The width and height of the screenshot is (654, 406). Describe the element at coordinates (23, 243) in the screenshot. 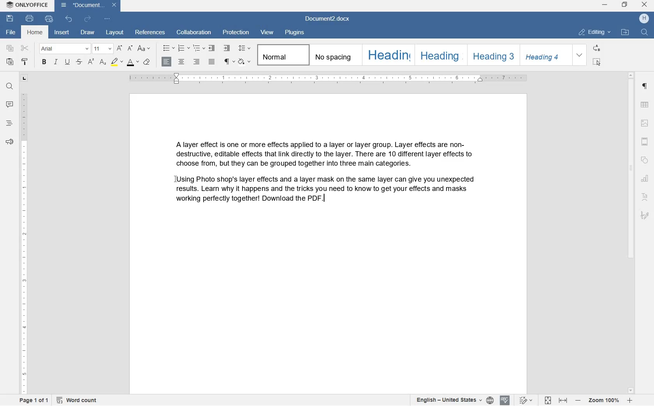

I see `RULER` at that location.